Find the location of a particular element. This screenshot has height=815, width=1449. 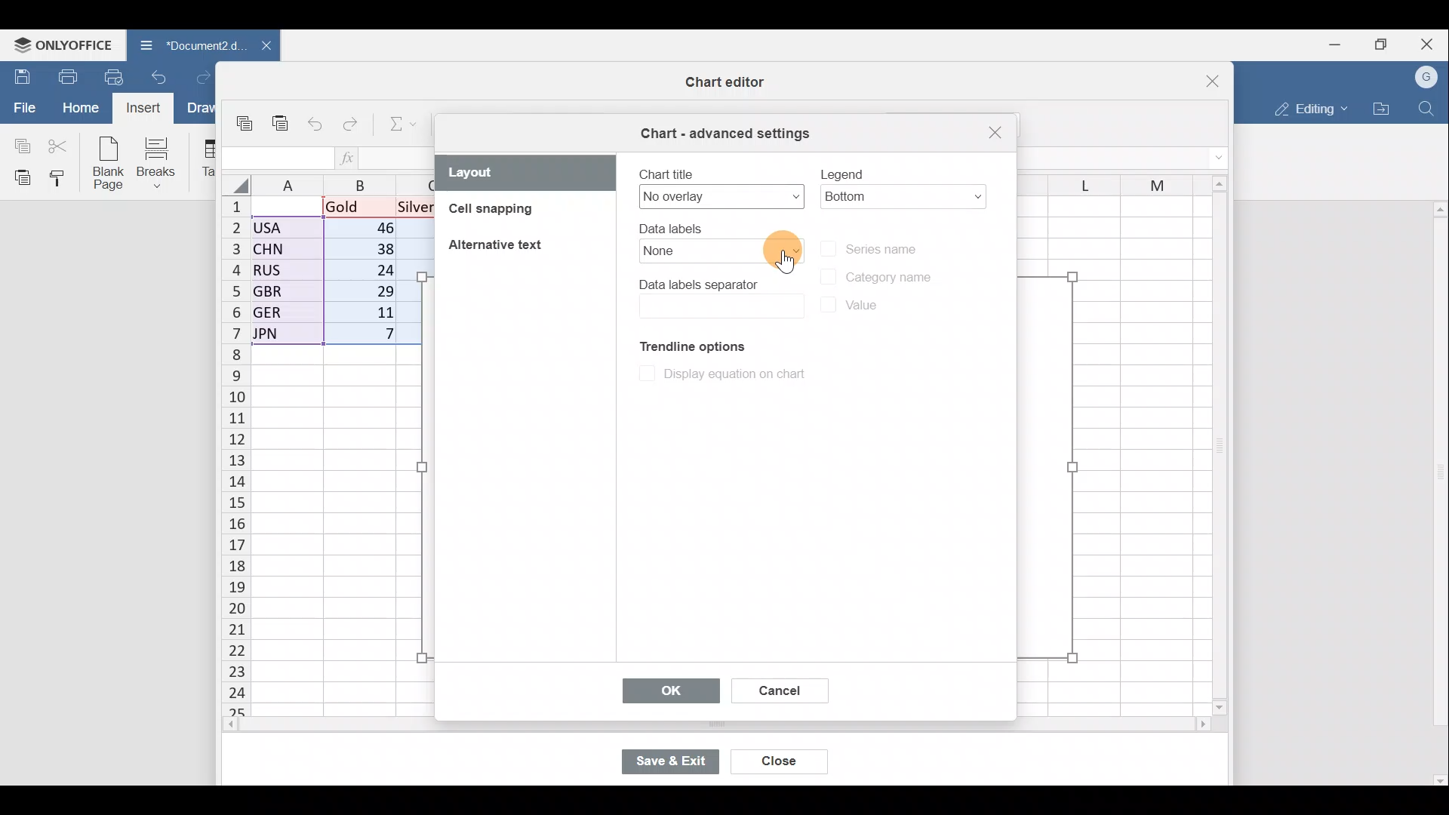

Close is located at coordinates (1431, 43).